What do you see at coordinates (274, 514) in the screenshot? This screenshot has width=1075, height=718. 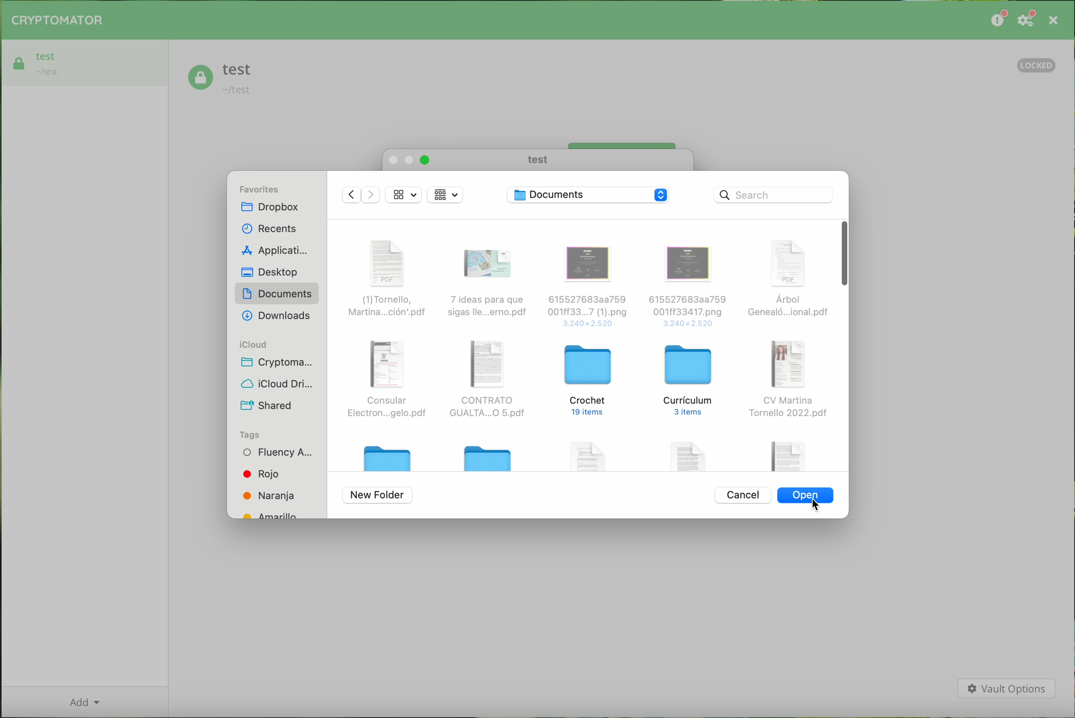 I see `yellow` at bounding box center [274, 514].